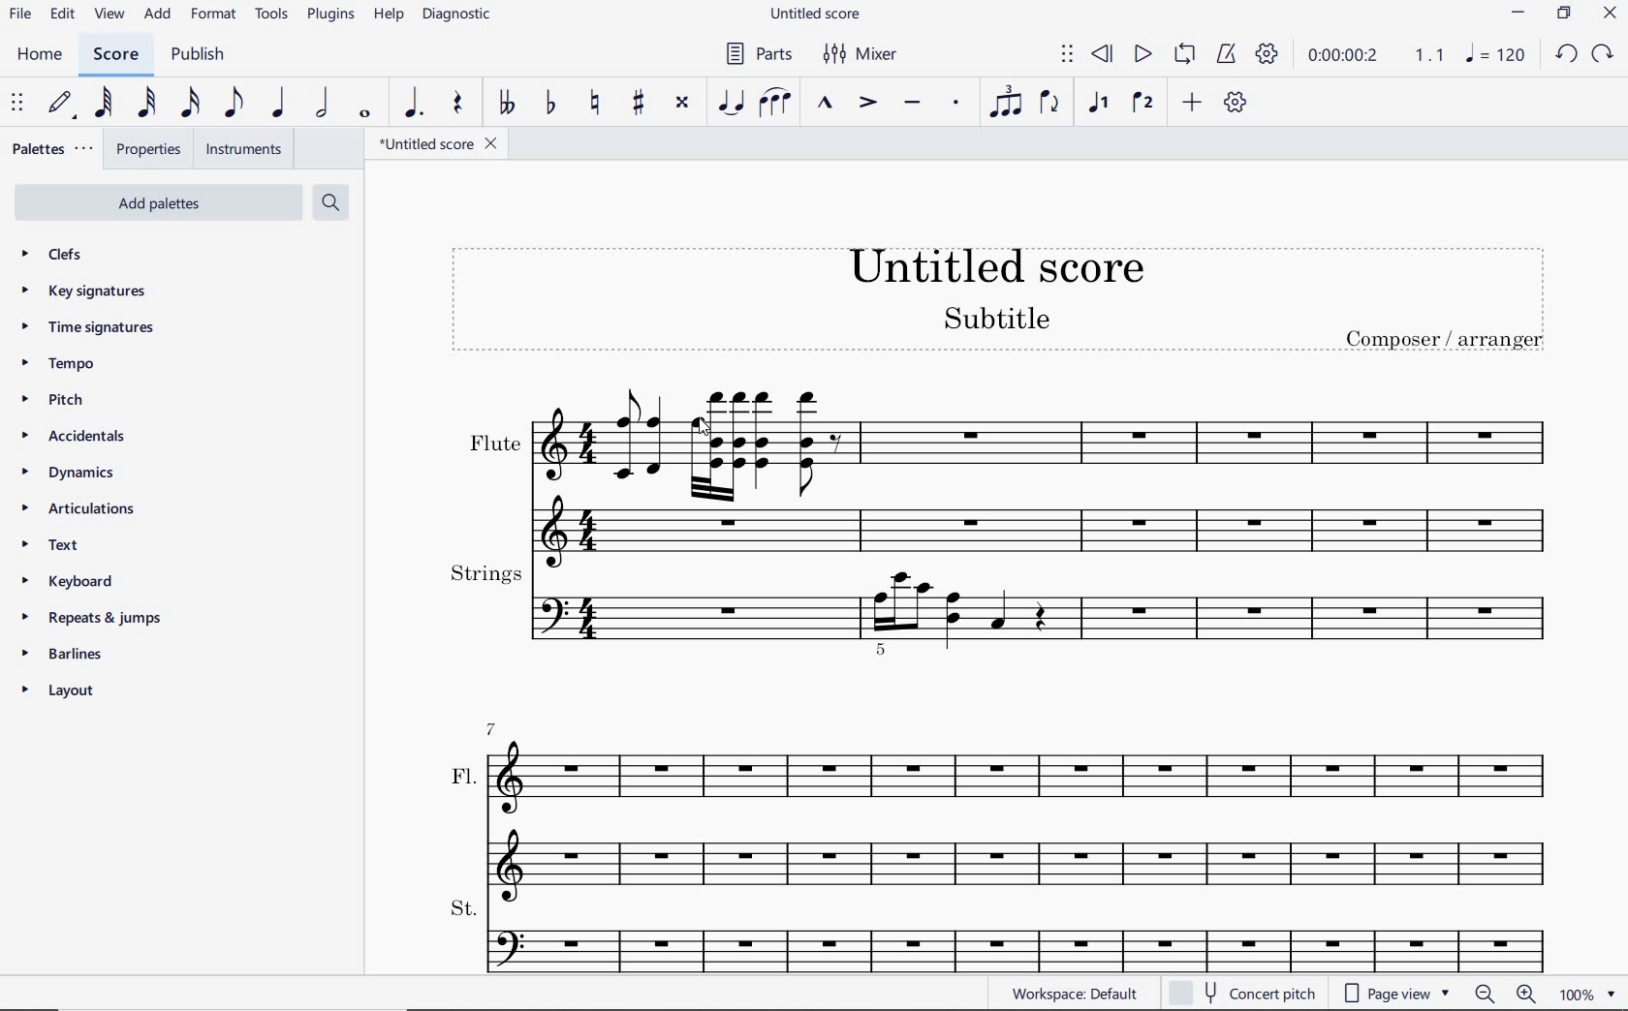  What do you see at coordinates (325, 104) in the screenshot?
I see `HALF NOTE` at bounding box center [325, 104].